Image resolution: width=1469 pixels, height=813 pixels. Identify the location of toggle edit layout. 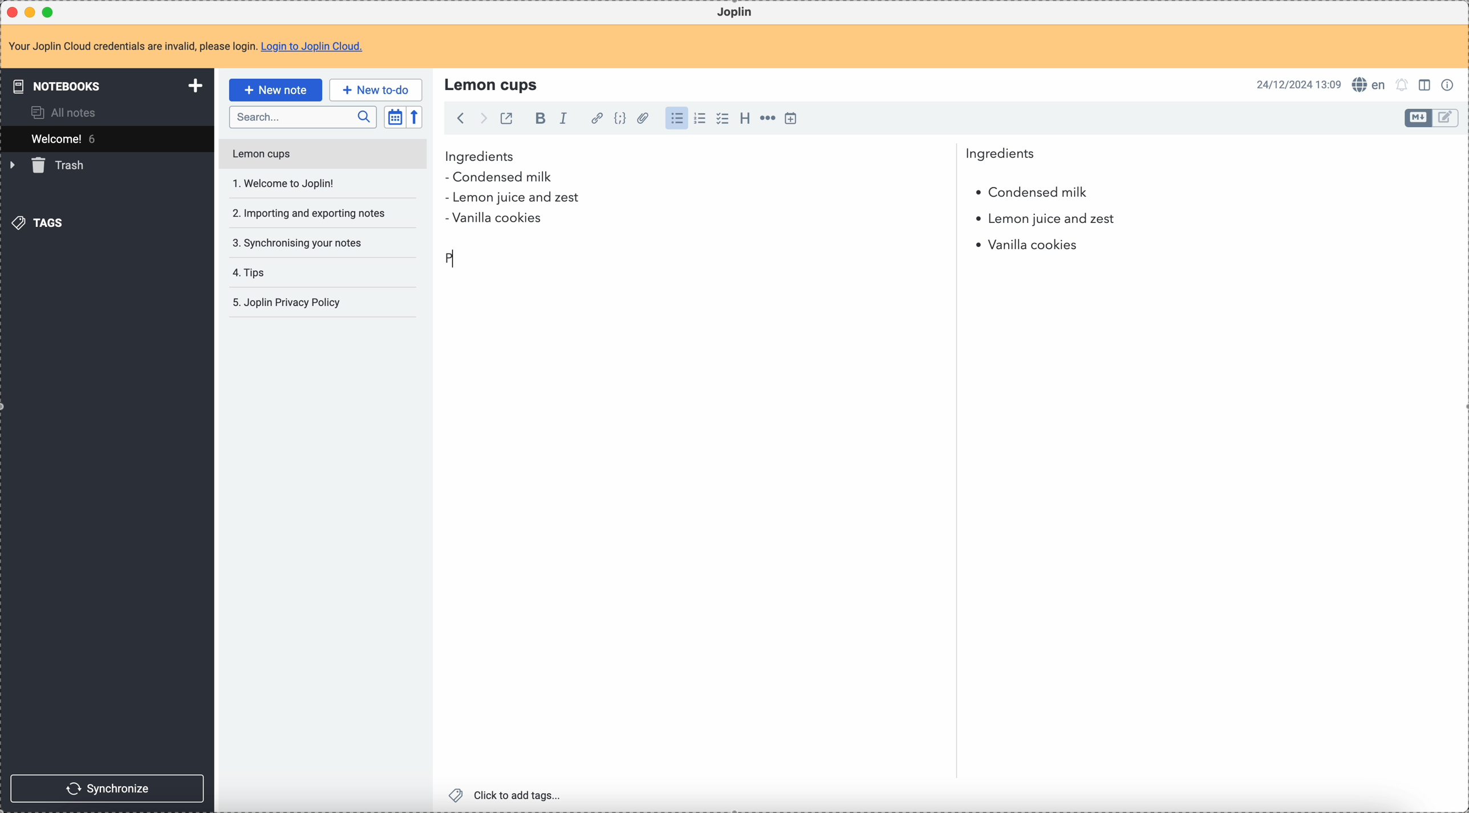
(1419, 118).